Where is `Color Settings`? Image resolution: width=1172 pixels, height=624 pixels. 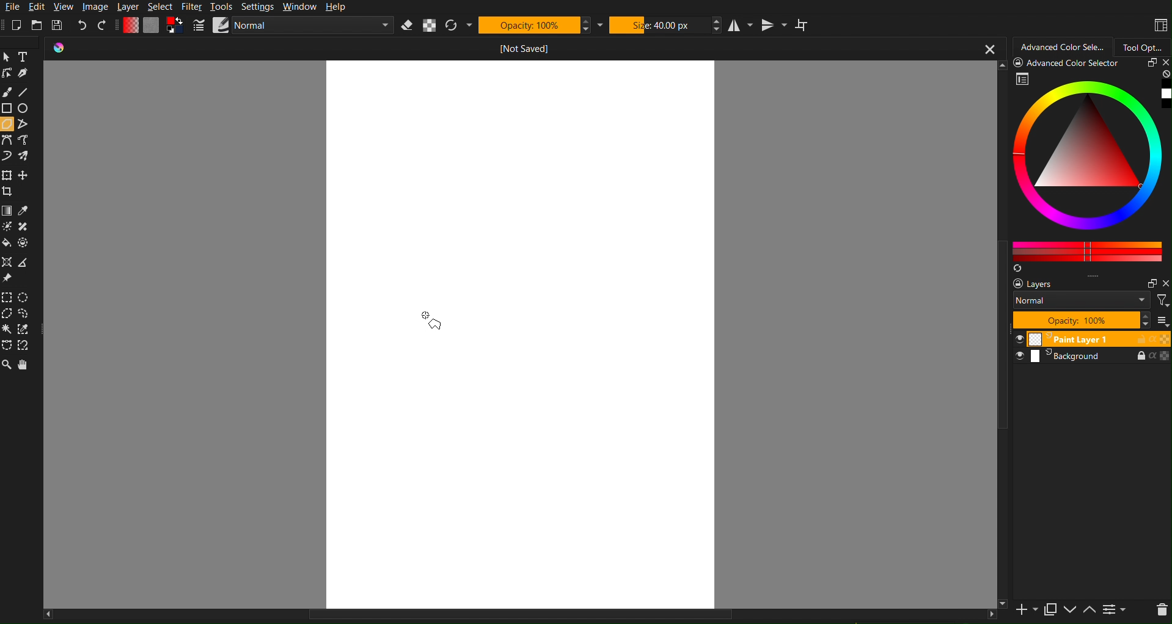
Color Settings is located at coordinates (150, 25).